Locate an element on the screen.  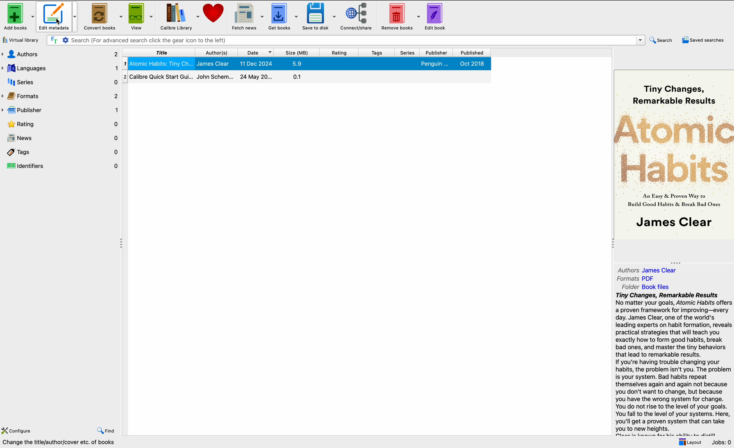
virtual library is located at coordinates (21, 40).